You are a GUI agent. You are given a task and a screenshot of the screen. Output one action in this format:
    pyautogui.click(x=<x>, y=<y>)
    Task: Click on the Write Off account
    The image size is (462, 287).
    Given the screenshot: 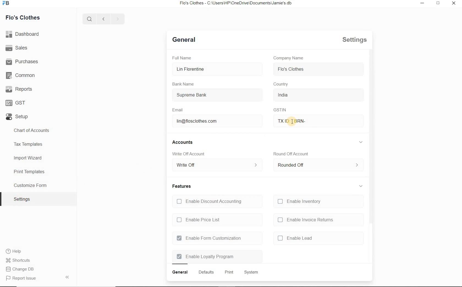 What is the action you would take?
    pyautogui.click(x=190, y=154)
    